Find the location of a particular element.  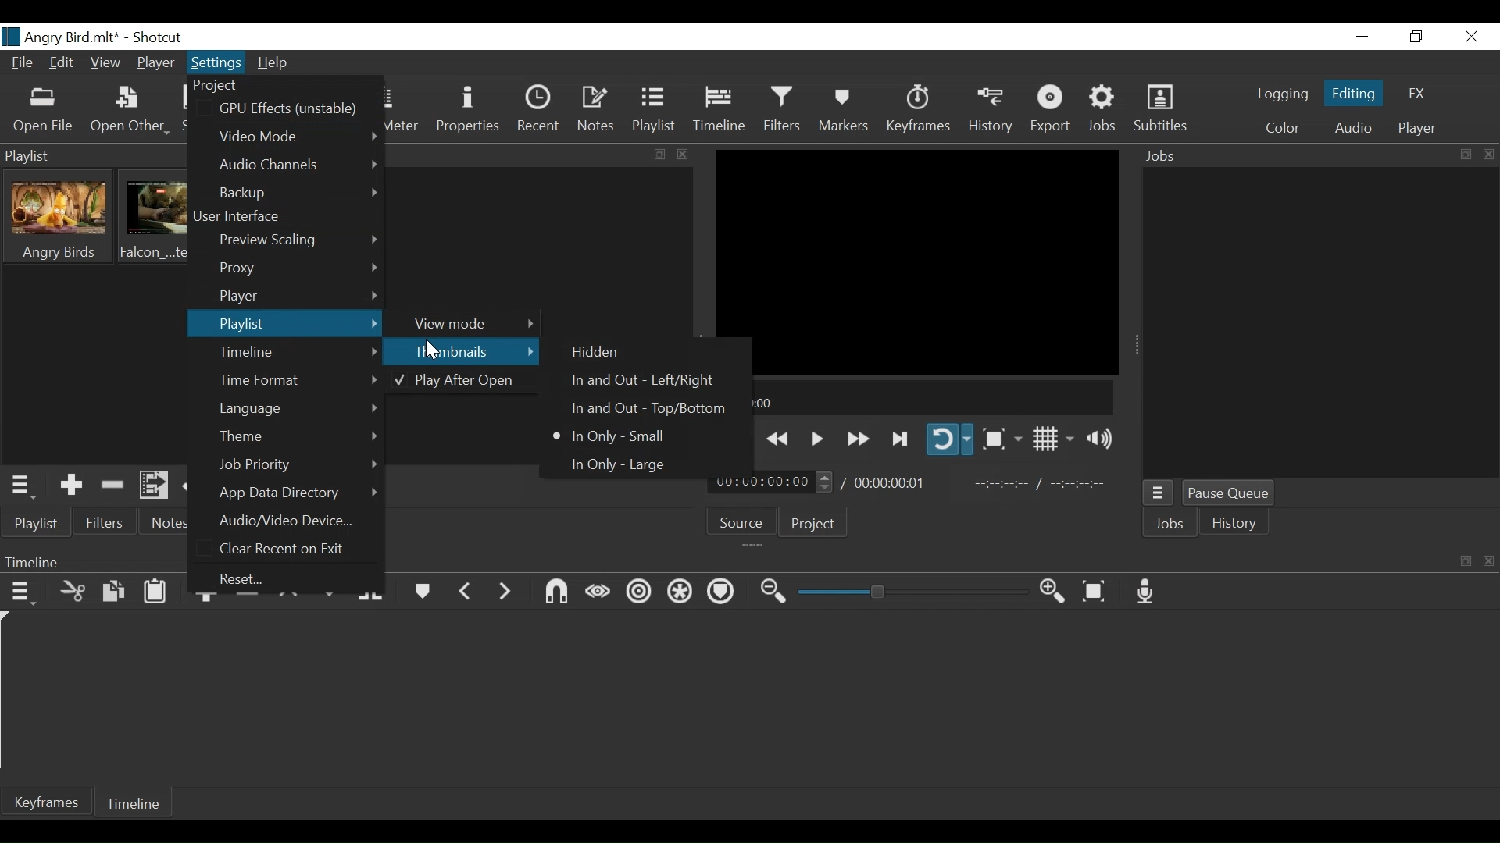

FX is located at coordinates (1418, 94).